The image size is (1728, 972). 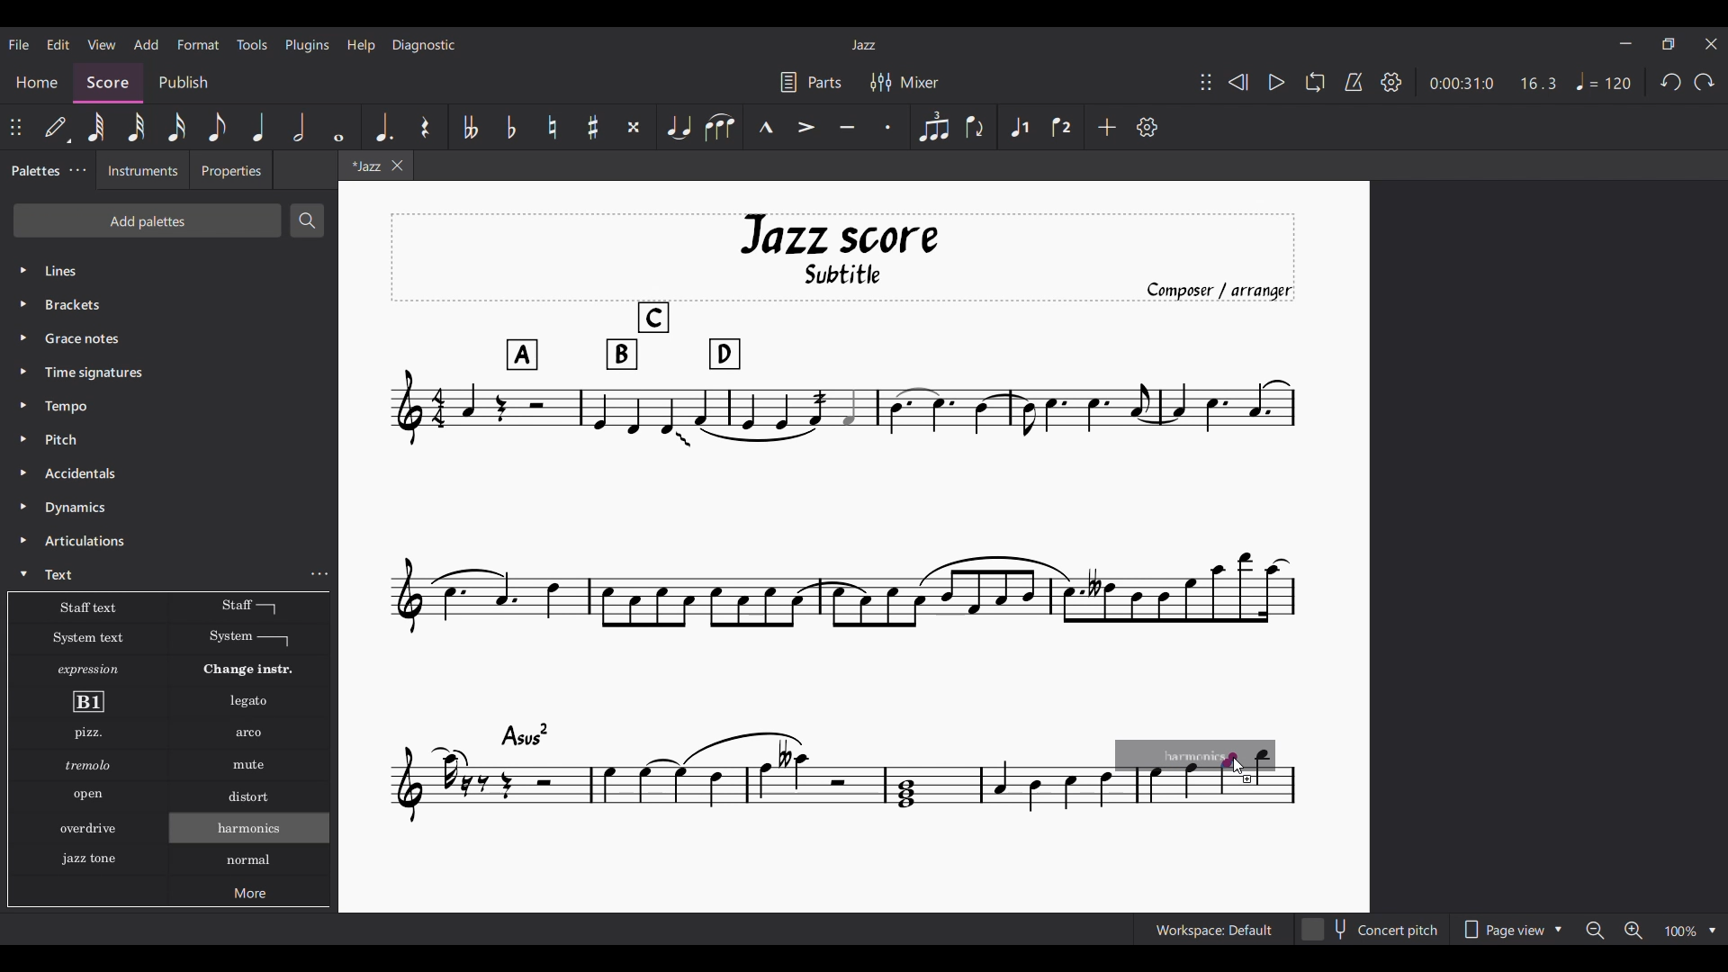 What do you see at coordinates (1493, 83) in the screenshot?
I see `Current duration and ratio` at bounding box center [1493, 83].